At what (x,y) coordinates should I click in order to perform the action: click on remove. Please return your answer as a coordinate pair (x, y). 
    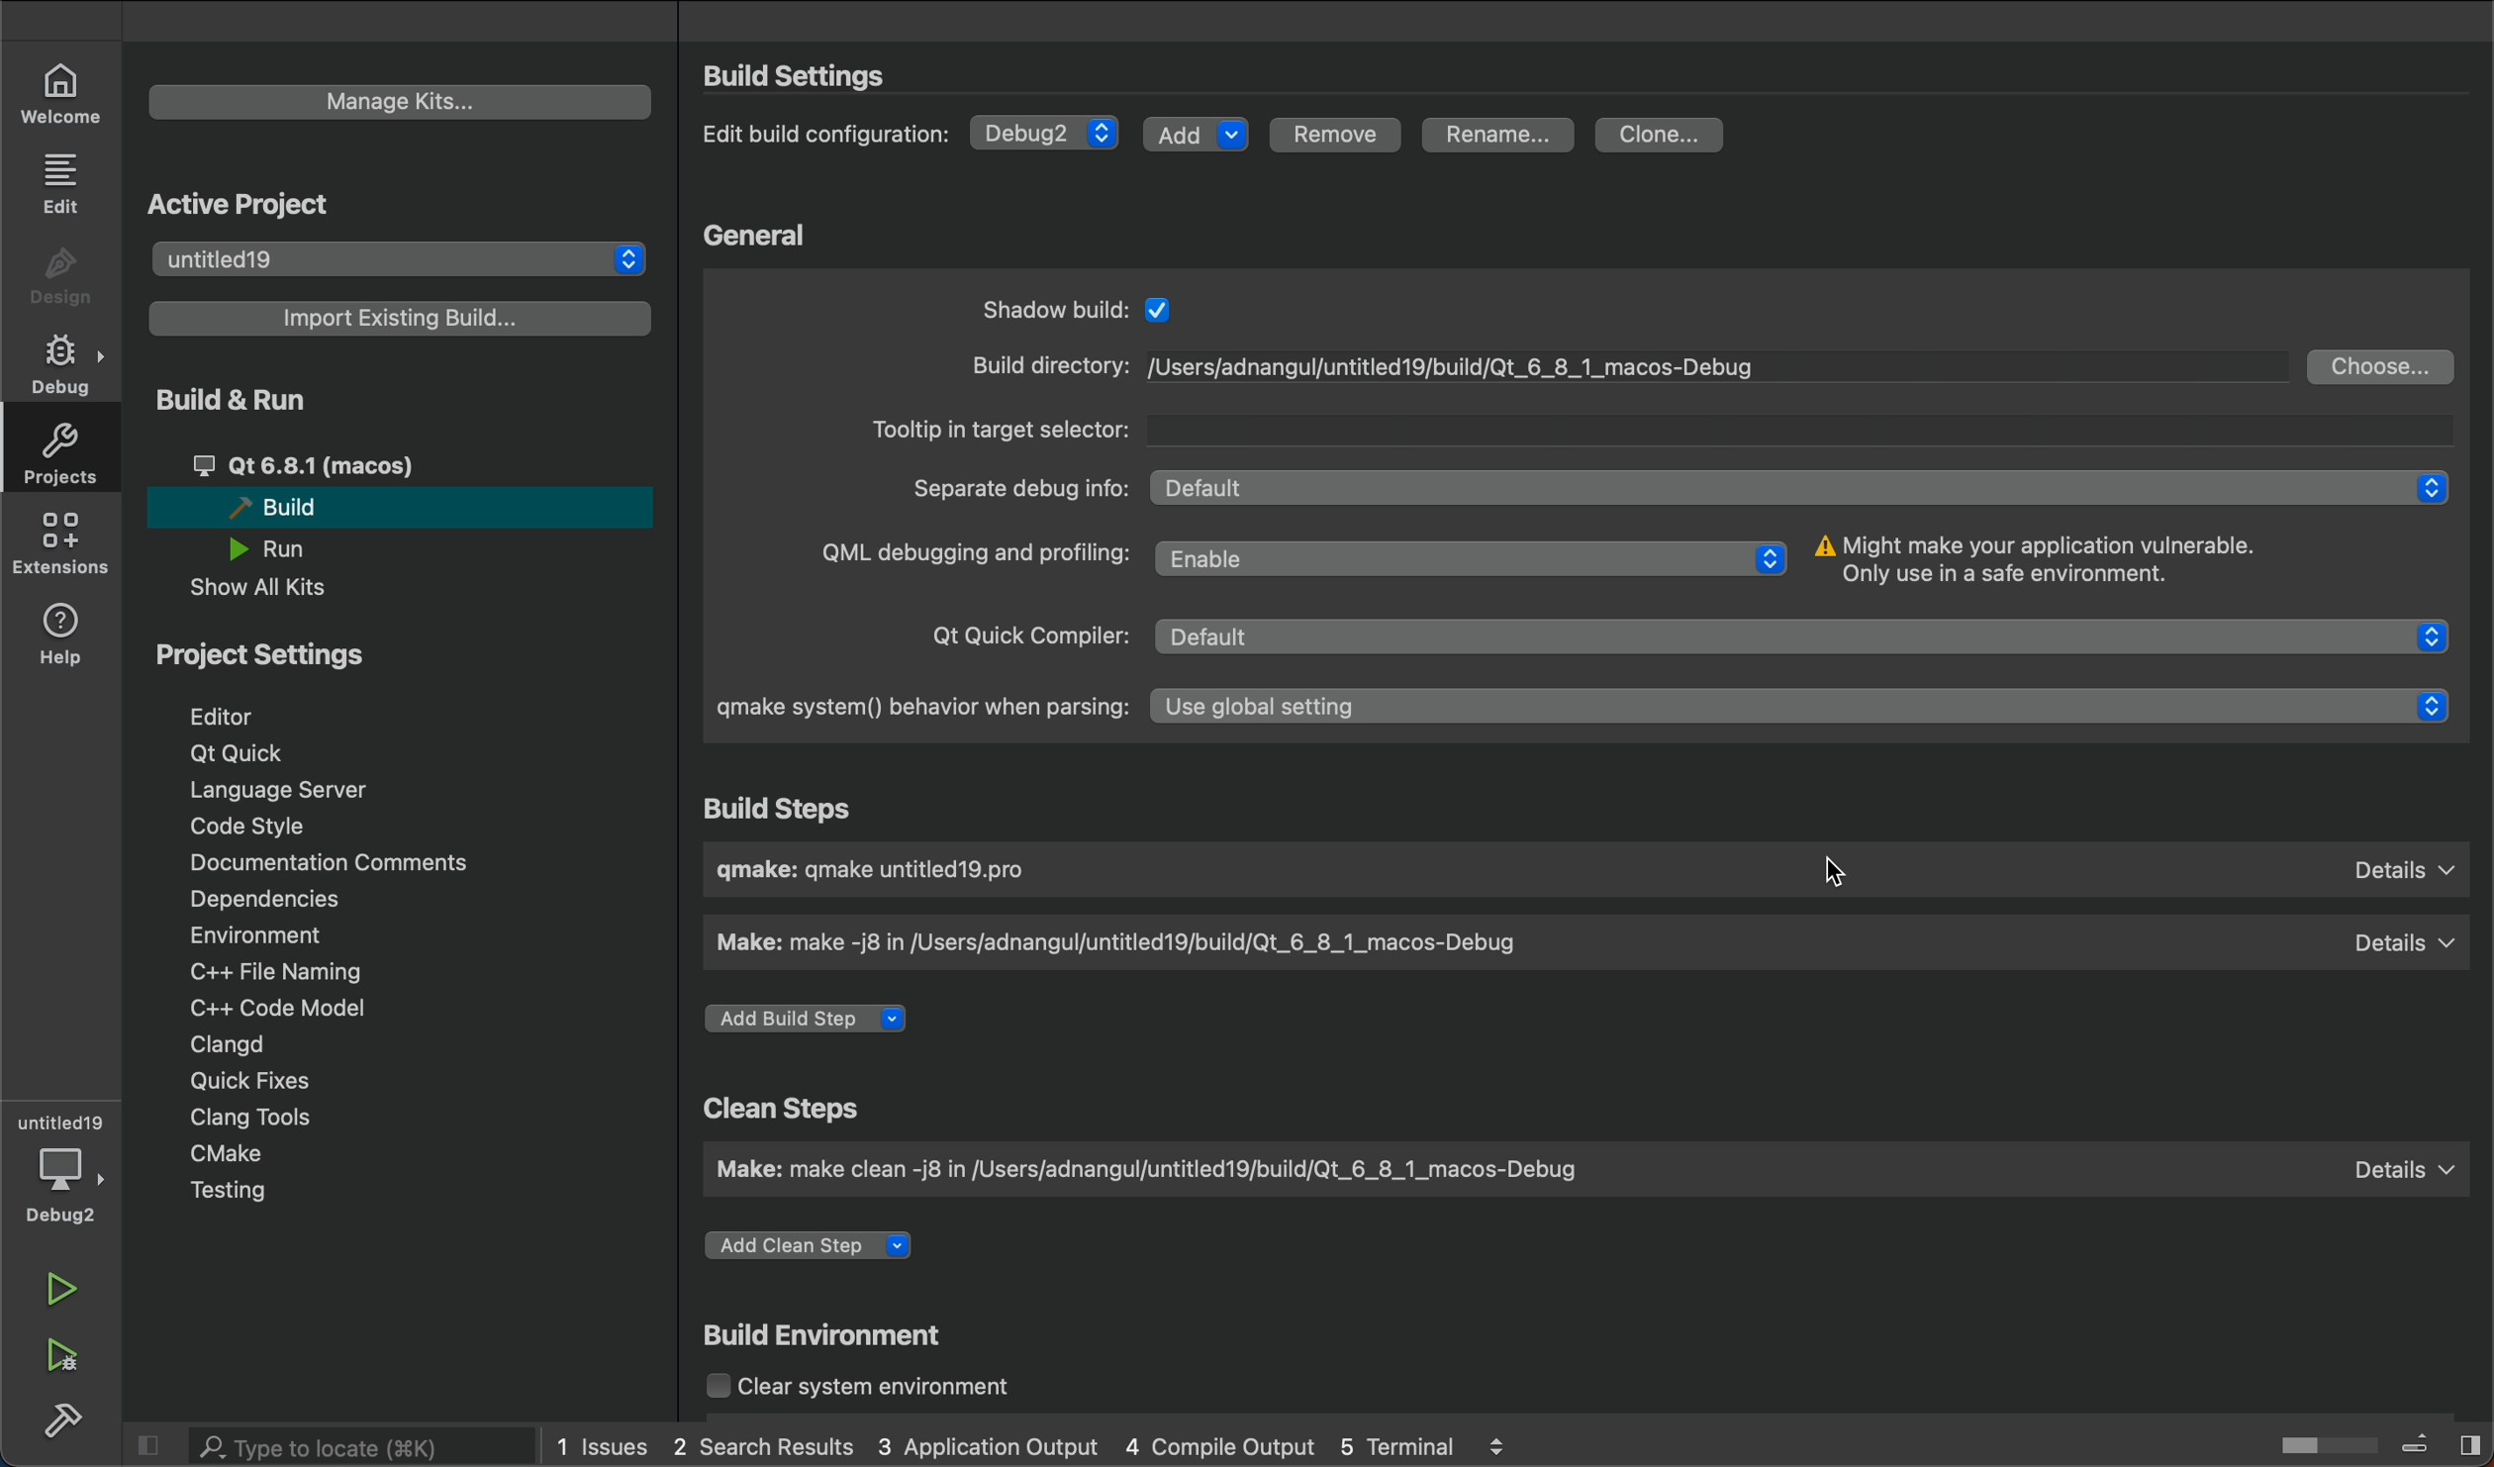
    Looking at the image, I should click on (1333, 138).